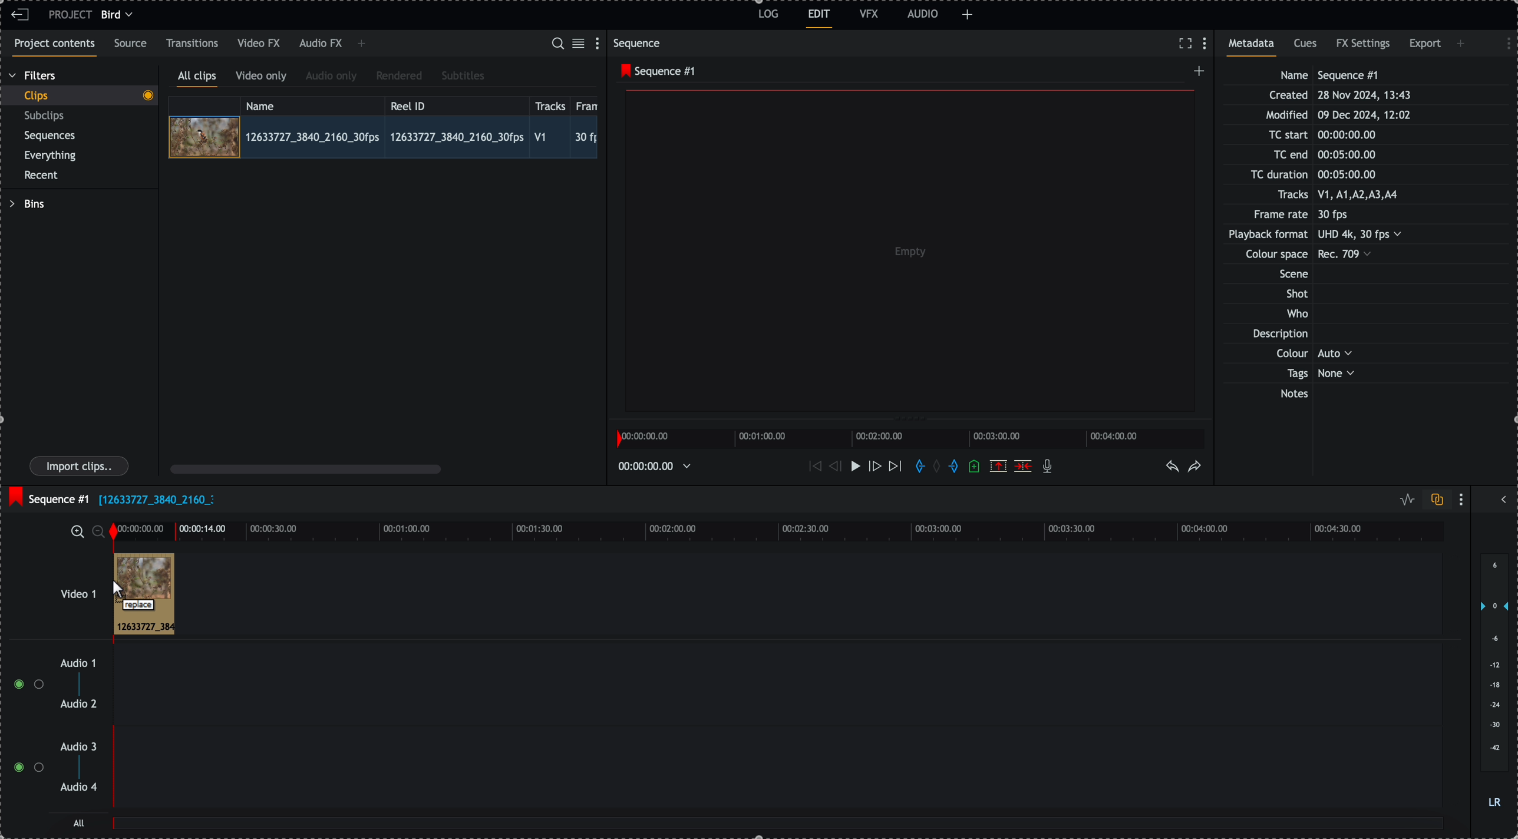 The height and width of the screenshot is (839, 1518). I want to click on play, so click(852, 467).